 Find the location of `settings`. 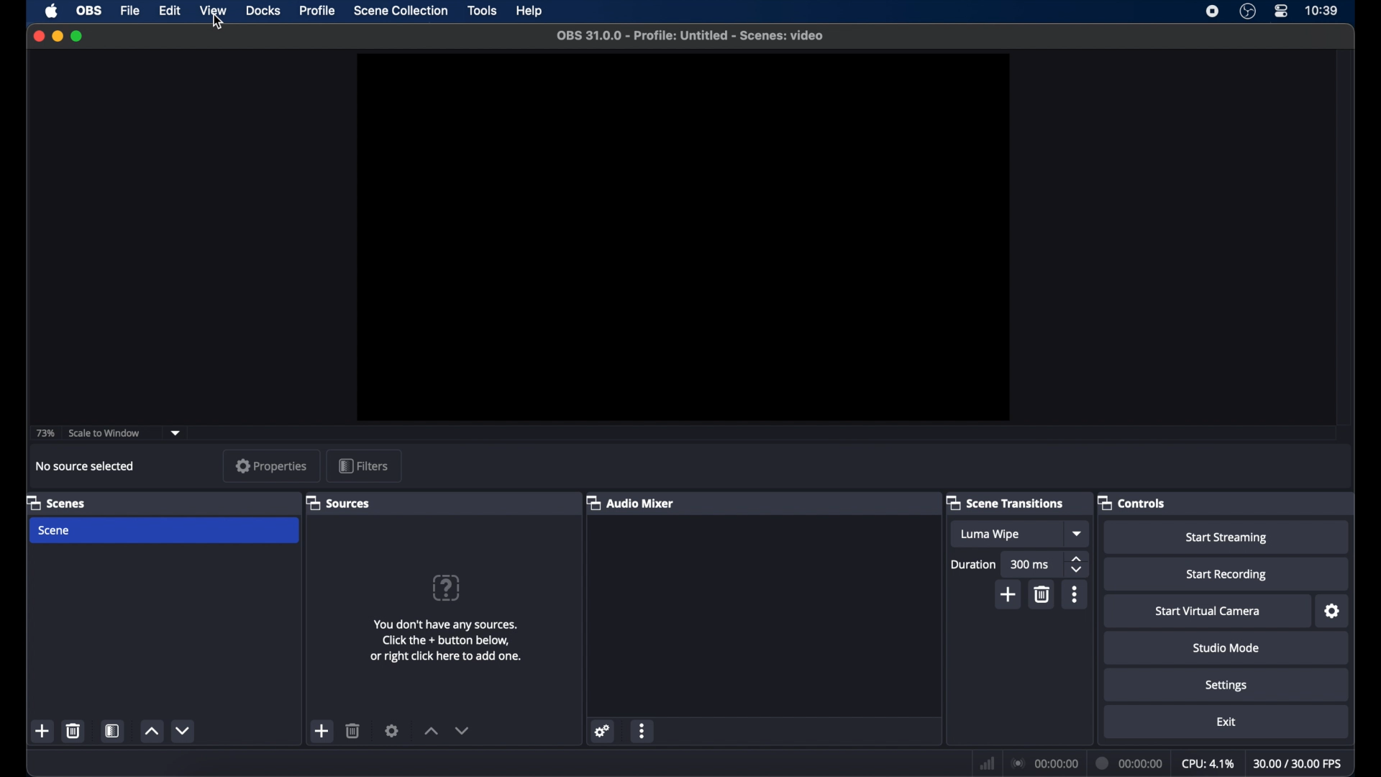

settings is located at coordinates (1229, 684).